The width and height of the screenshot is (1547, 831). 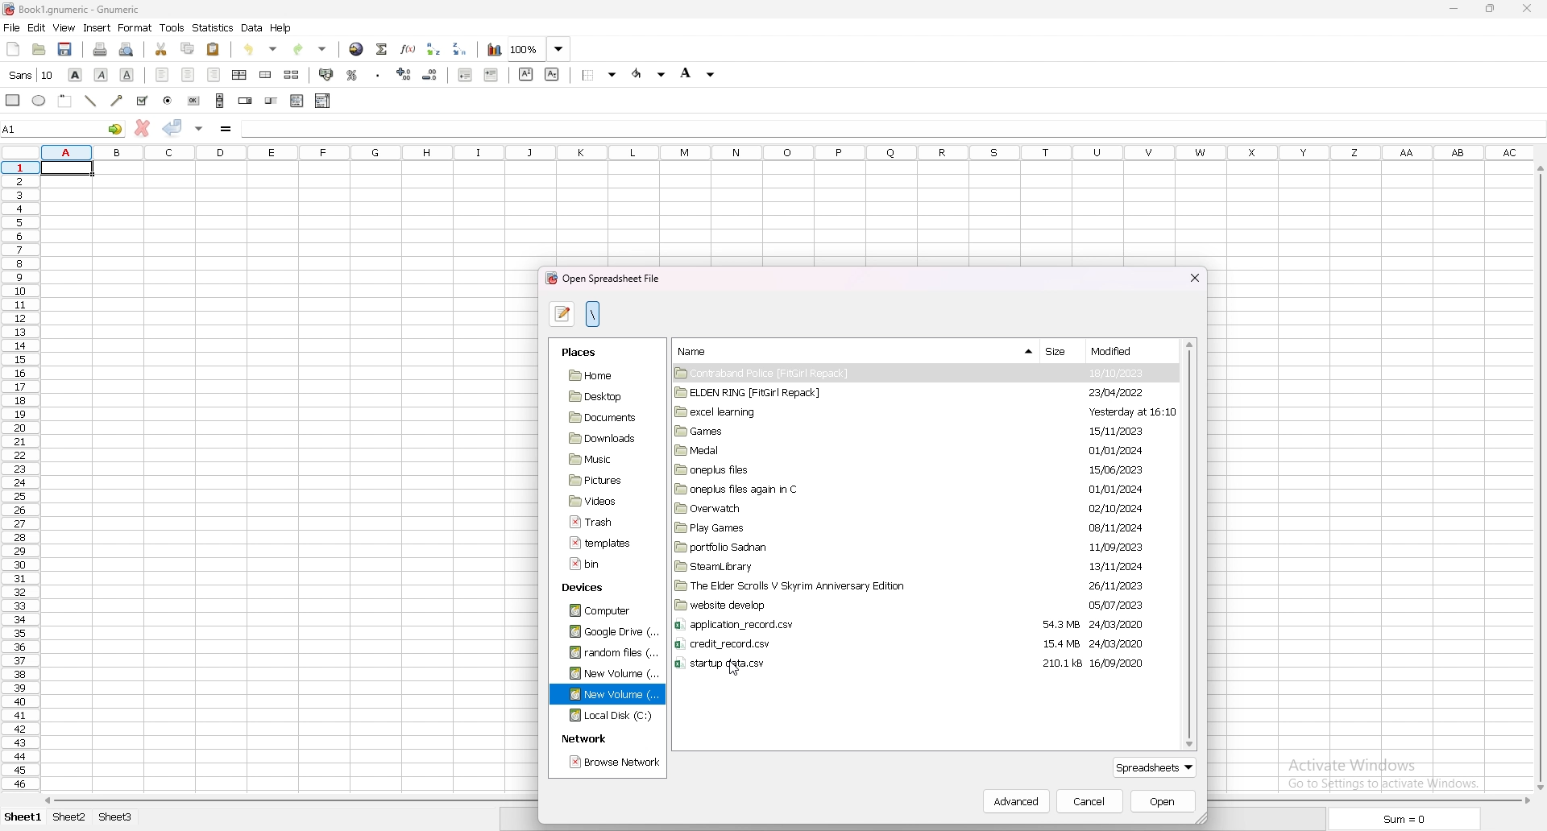 What do you see at coordinates (39, 101) in the screenshot?
I see `ellipse` at bounding box center [39, 101].